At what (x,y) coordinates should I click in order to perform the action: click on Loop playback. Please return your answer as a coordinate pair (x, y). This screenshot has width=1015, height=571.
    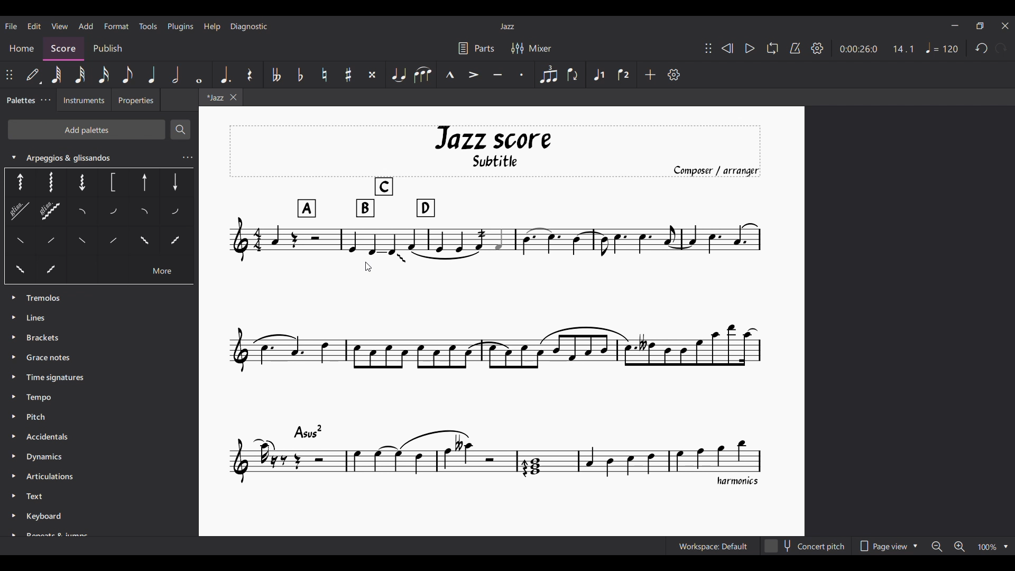
    Looking at the image, I should click on (772, 48).